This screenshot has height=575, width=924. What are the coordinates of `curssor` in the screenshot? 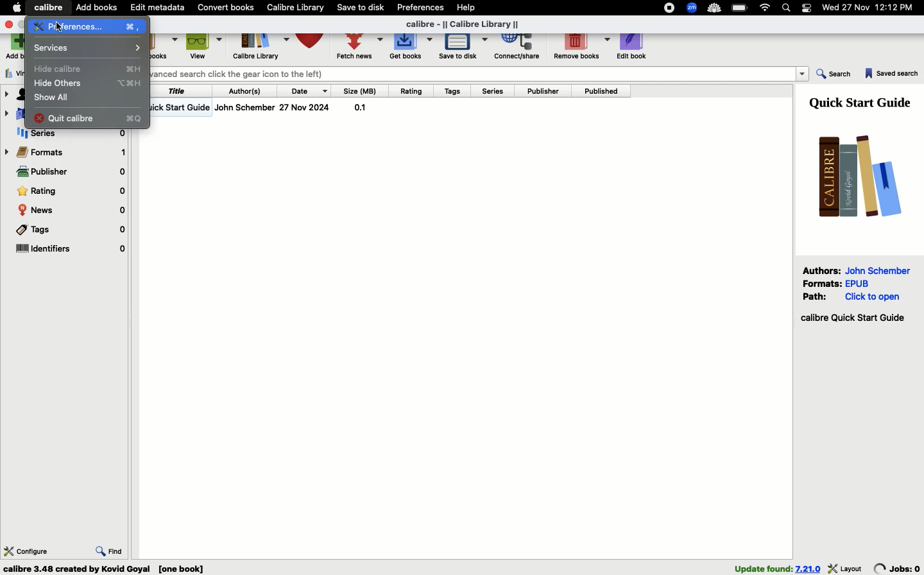 It's located at (62, 27).